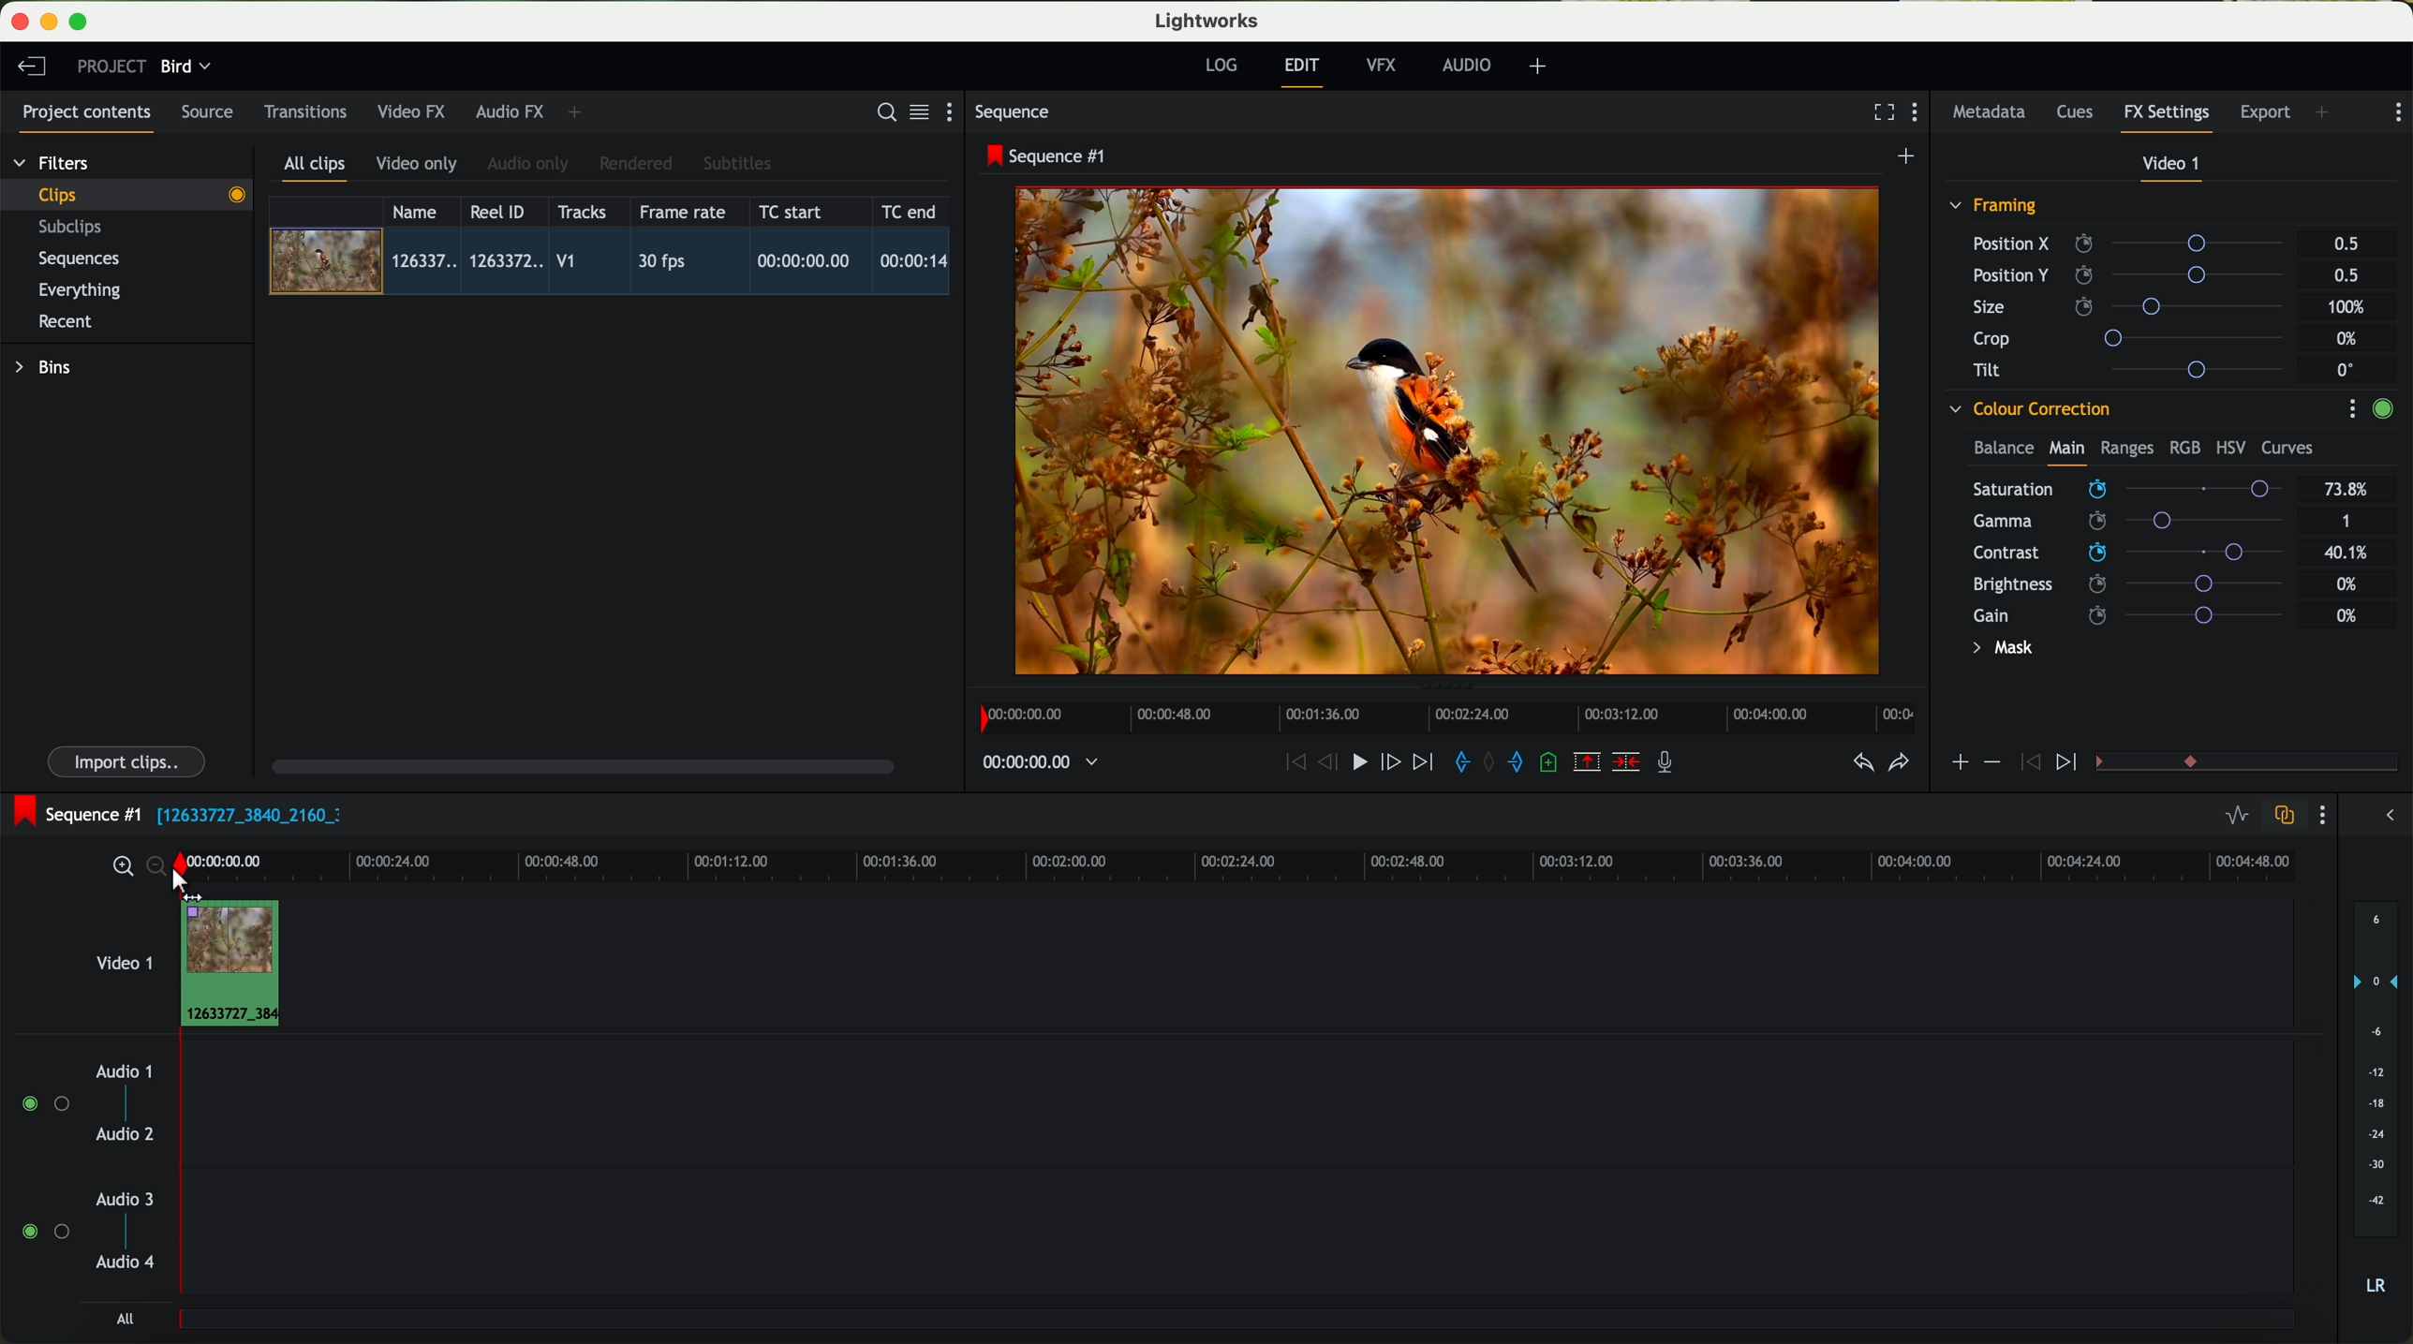 The height and width of the screenshot is (1344, 2413). Describe the element at coordinates (511, 111) in the screenshot. I see `audio FX` at that location.